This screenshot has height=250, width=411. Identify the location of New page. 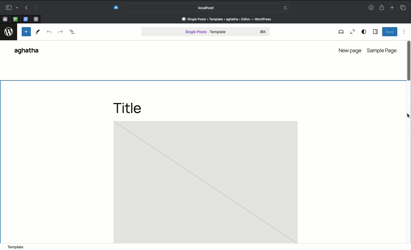
(349, 50).